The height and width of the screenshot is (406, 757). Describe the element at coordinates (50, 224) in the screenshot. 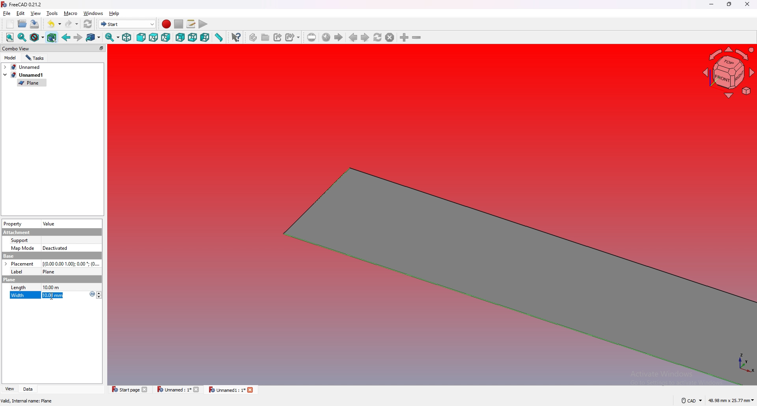

I see `value` at that location.